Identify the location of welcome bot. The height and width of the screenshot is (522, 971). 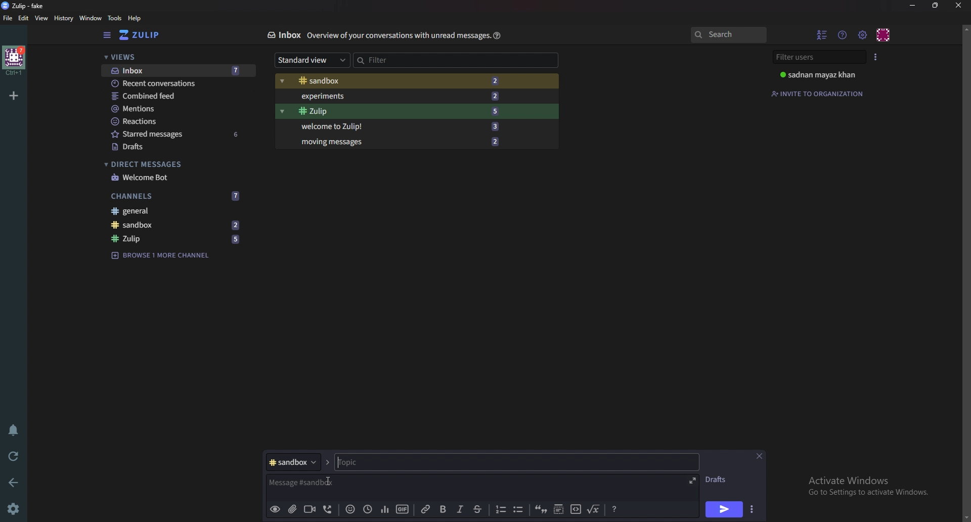
(175, 178).